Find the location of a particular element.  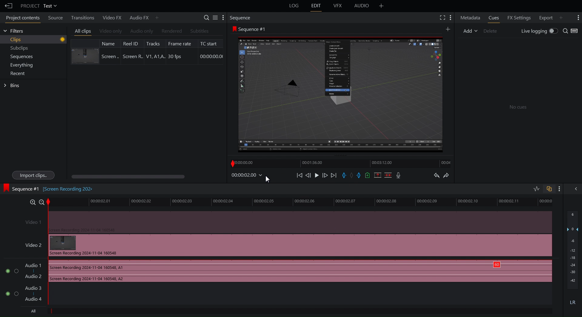

Sequence Controls is located at coordinates (351, 176).